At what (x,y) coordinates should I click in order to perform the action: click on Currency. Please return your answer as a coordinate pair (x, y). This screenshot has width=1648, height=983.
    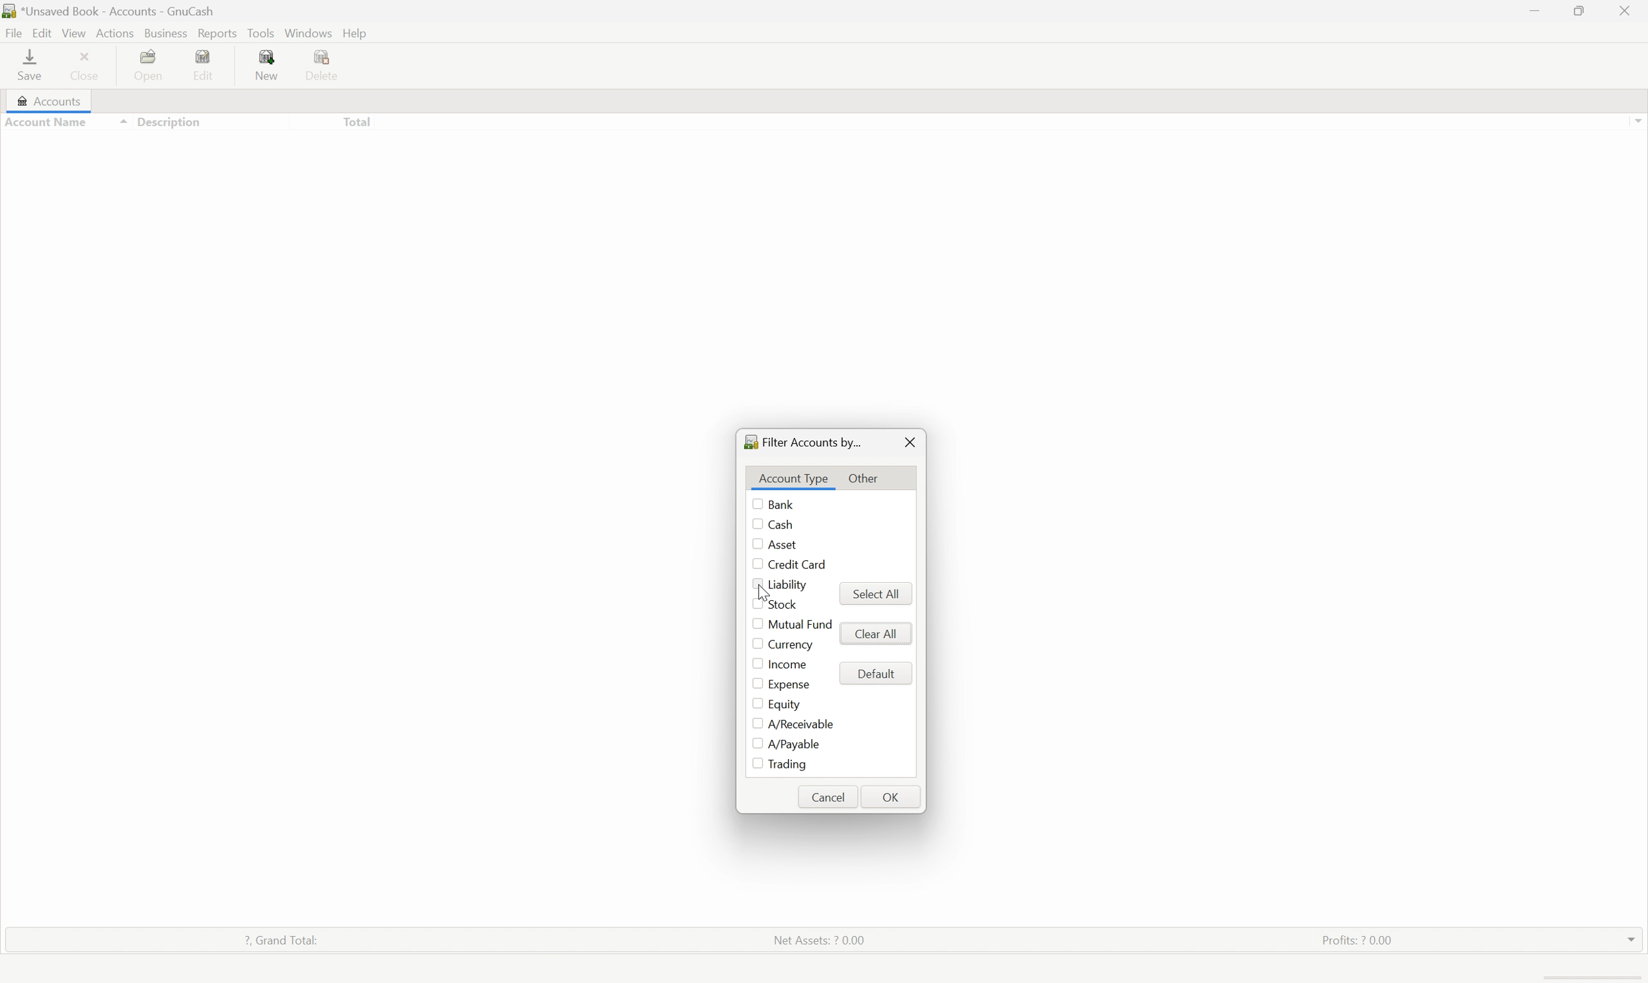
    Looking at the image, I should click on (790, 644).